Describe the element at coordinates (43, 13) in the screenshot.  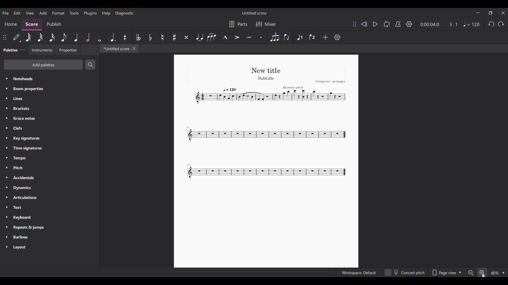
I see `Add menu` at that location.